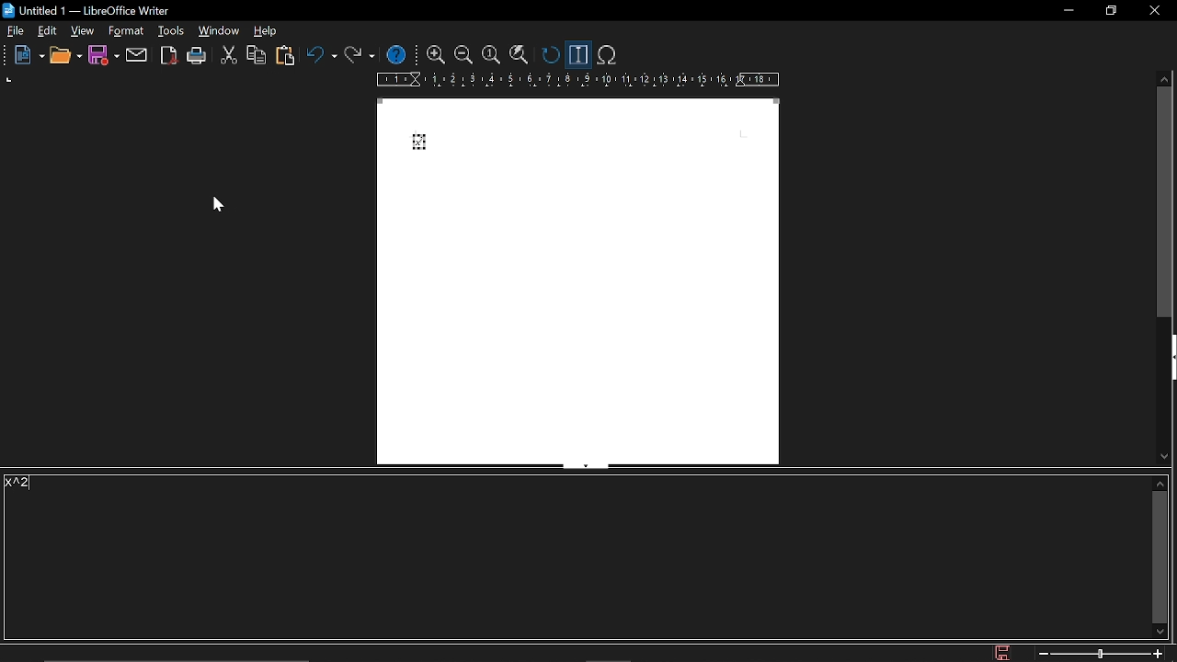  What do you see at coordinates (47, 31) in the screenshot?
I see `edit` at bounding box center [47, 31].